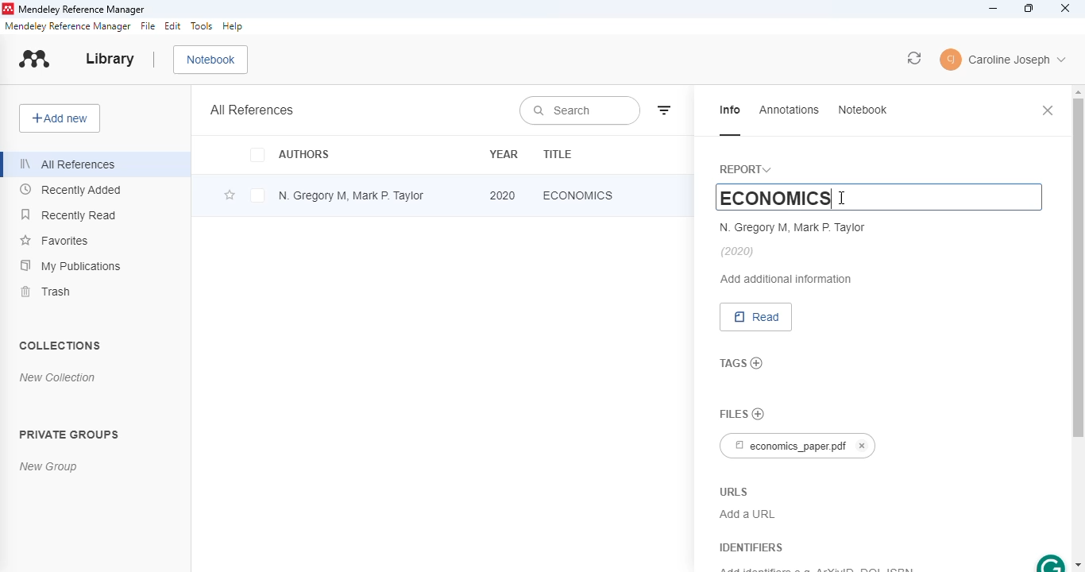 Image resolution: width=1085 pixels, height=572 pixels. Describe the element at coordinates (59, 118) in the screenshot. I see `add new` at that location.